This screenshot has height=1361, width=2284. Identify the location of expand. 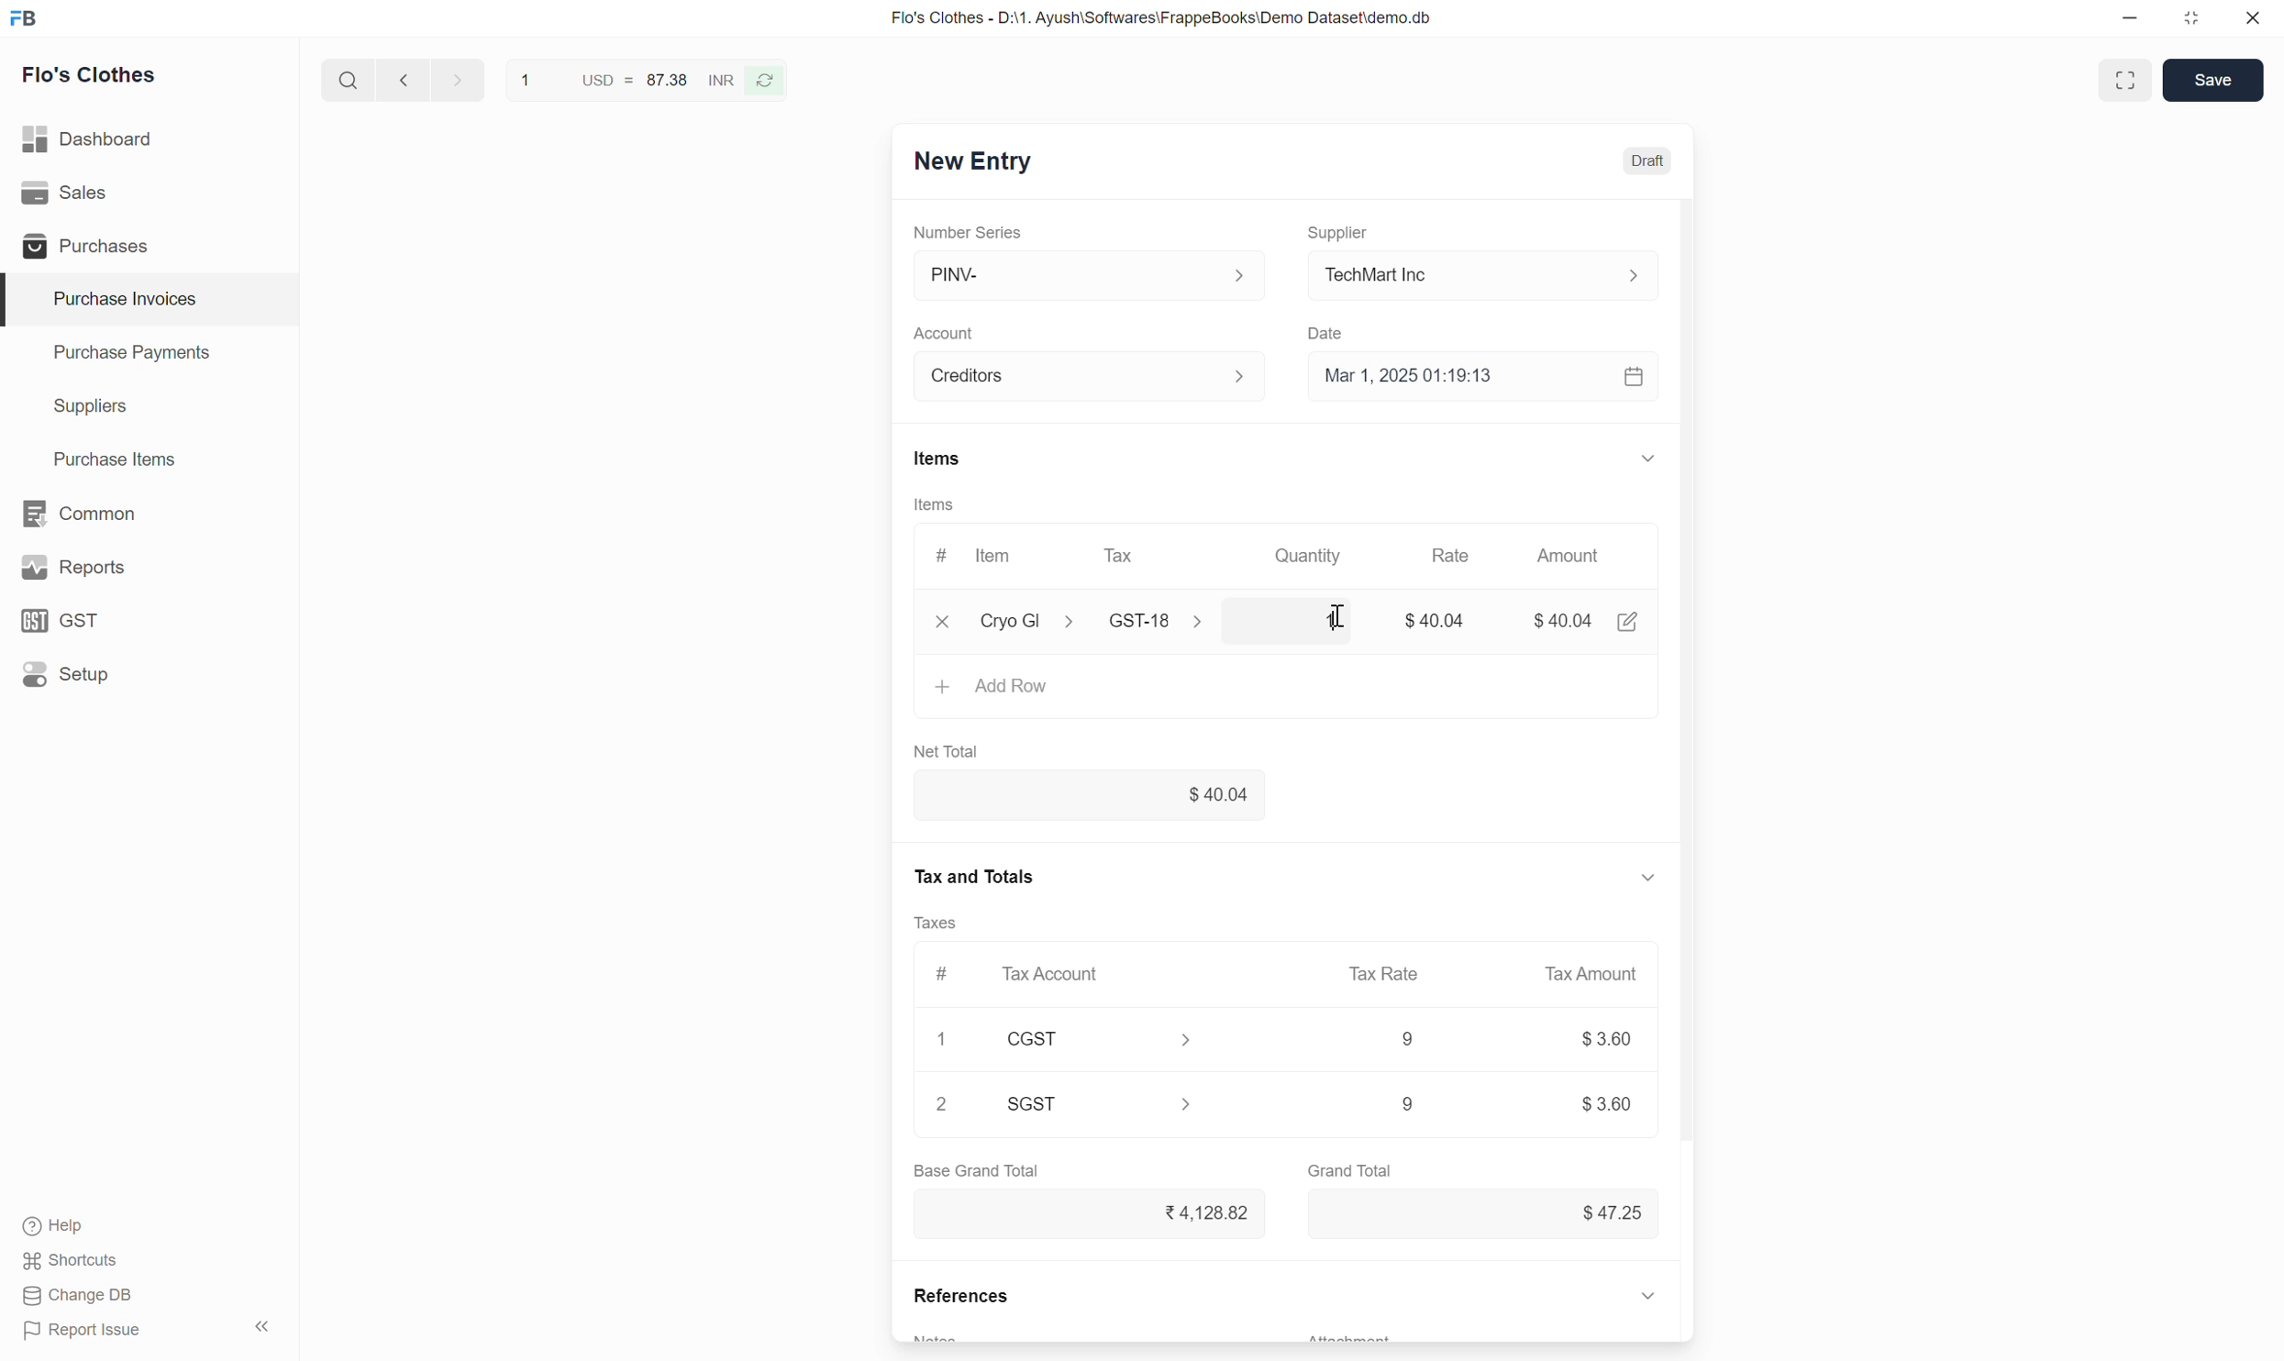
(1650, 1294).